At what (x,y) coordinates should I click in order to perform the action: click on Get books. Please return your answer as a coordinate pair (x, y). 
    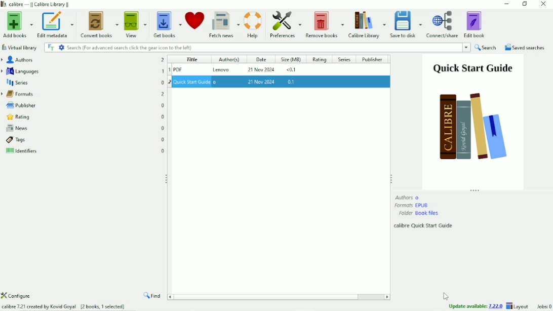
    Looking at the image, I should click on (168, 23).